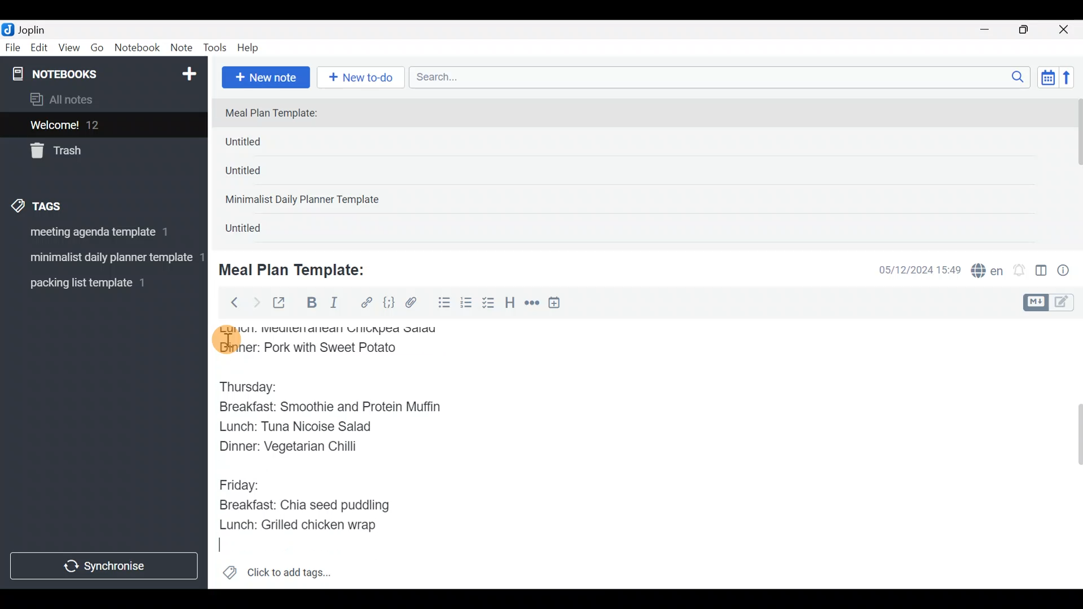 Image resolution: width=1083 pixels, height=609 pixels. Describe the element at coordinates (39, 28) in the screenshot. I see `Joplin` at that location.